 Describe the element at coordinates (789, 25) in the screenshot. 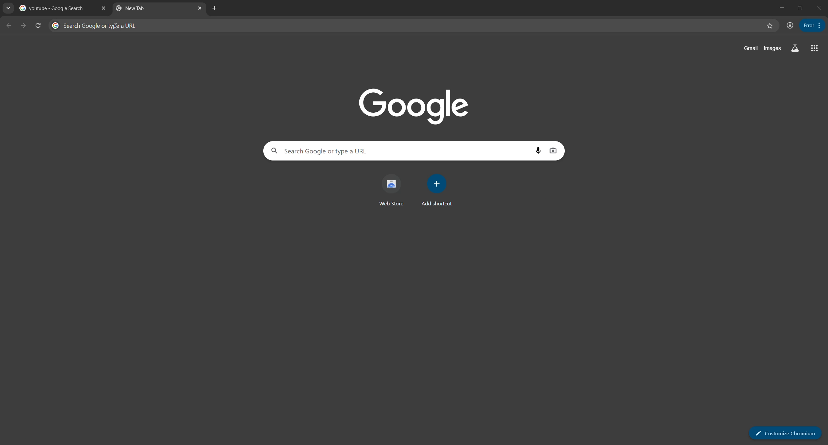

I see `account` at that location.